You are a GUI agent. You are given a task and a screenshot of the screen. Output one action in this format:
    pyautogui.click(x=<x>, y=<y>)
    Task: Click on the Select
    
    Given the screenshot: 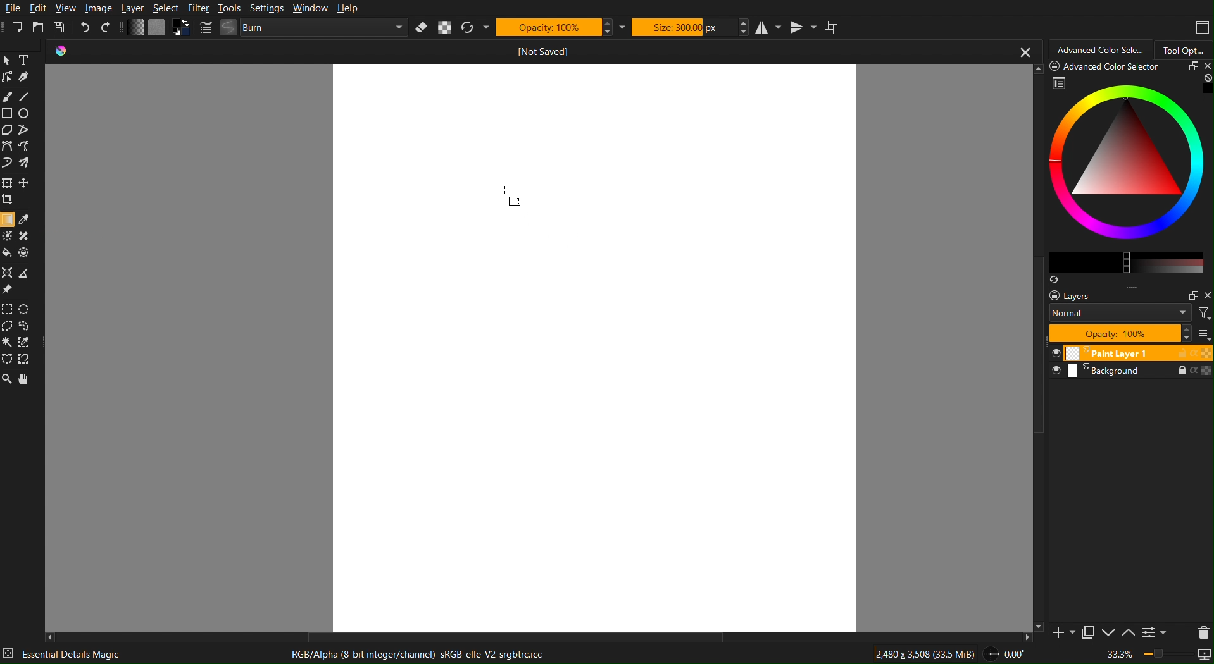 What is the action you would take?
    pyautogui.click(x=166, y=8)
    